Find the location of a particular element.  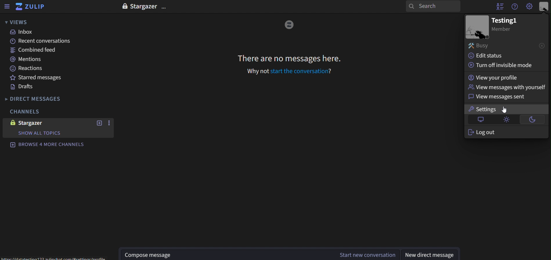

starred messages is located at coordinates (39, 78).